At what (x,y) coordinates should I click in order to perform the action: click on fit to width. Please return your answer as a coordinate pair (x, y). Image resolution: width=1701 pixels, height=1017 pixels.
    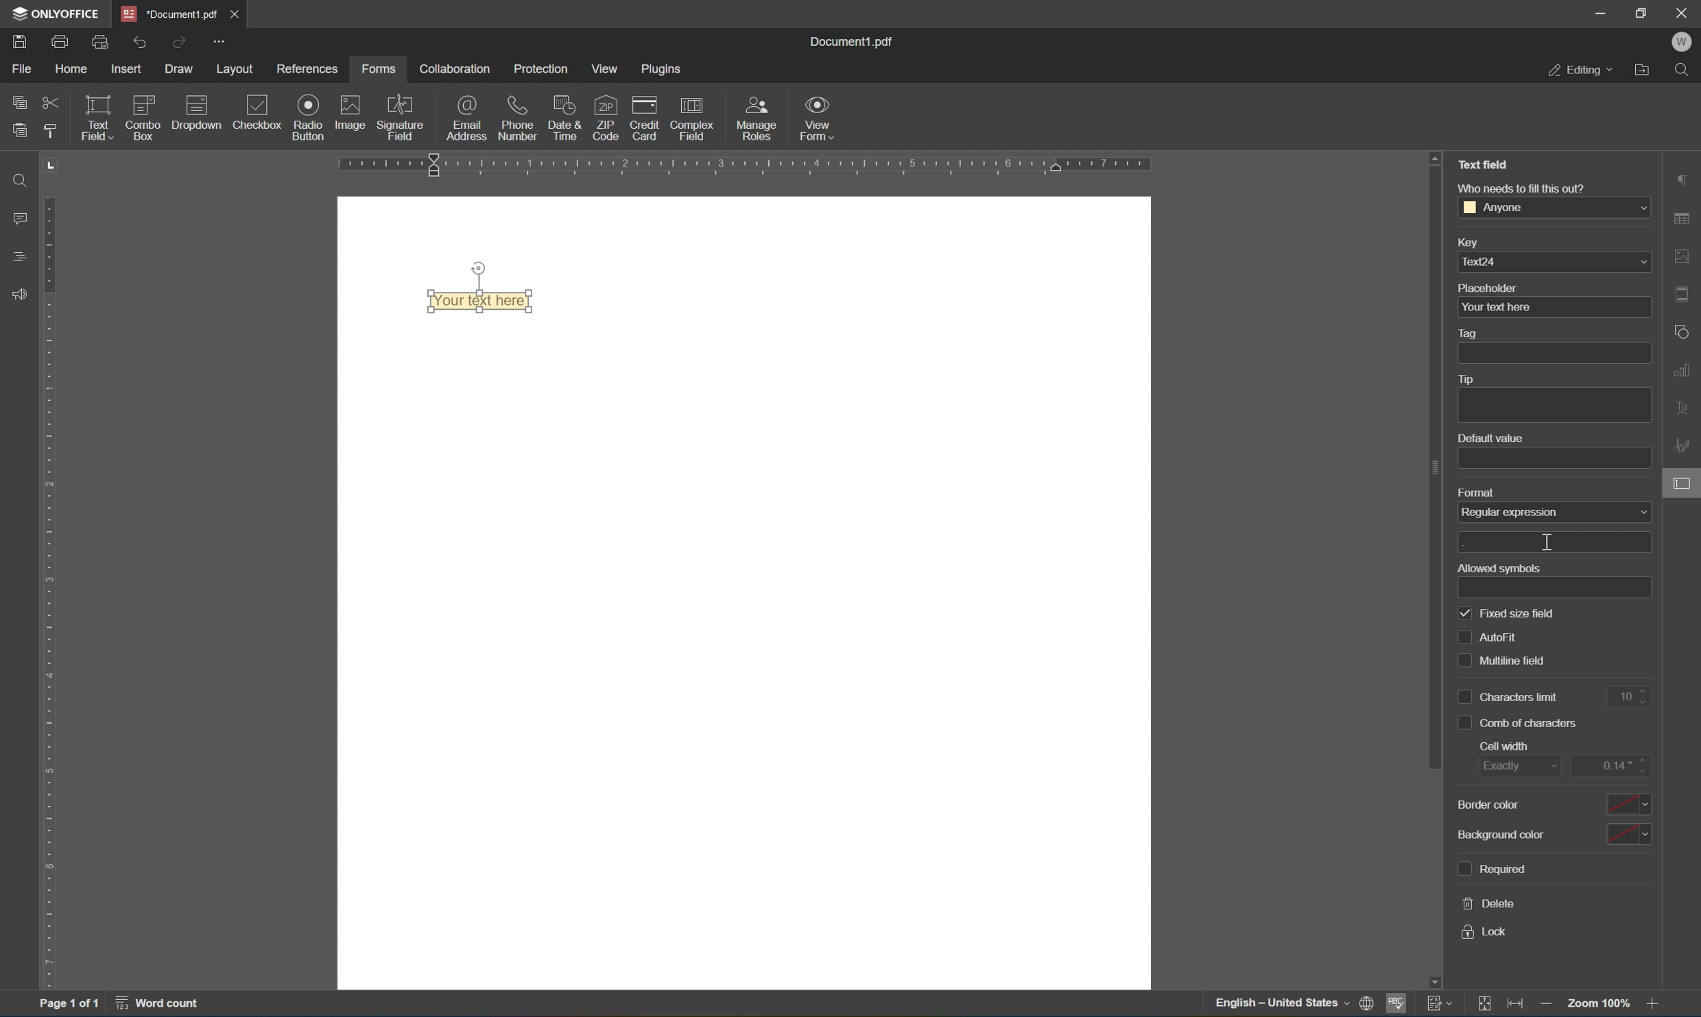
    Looking at the image, I should click on (1517, 1006).